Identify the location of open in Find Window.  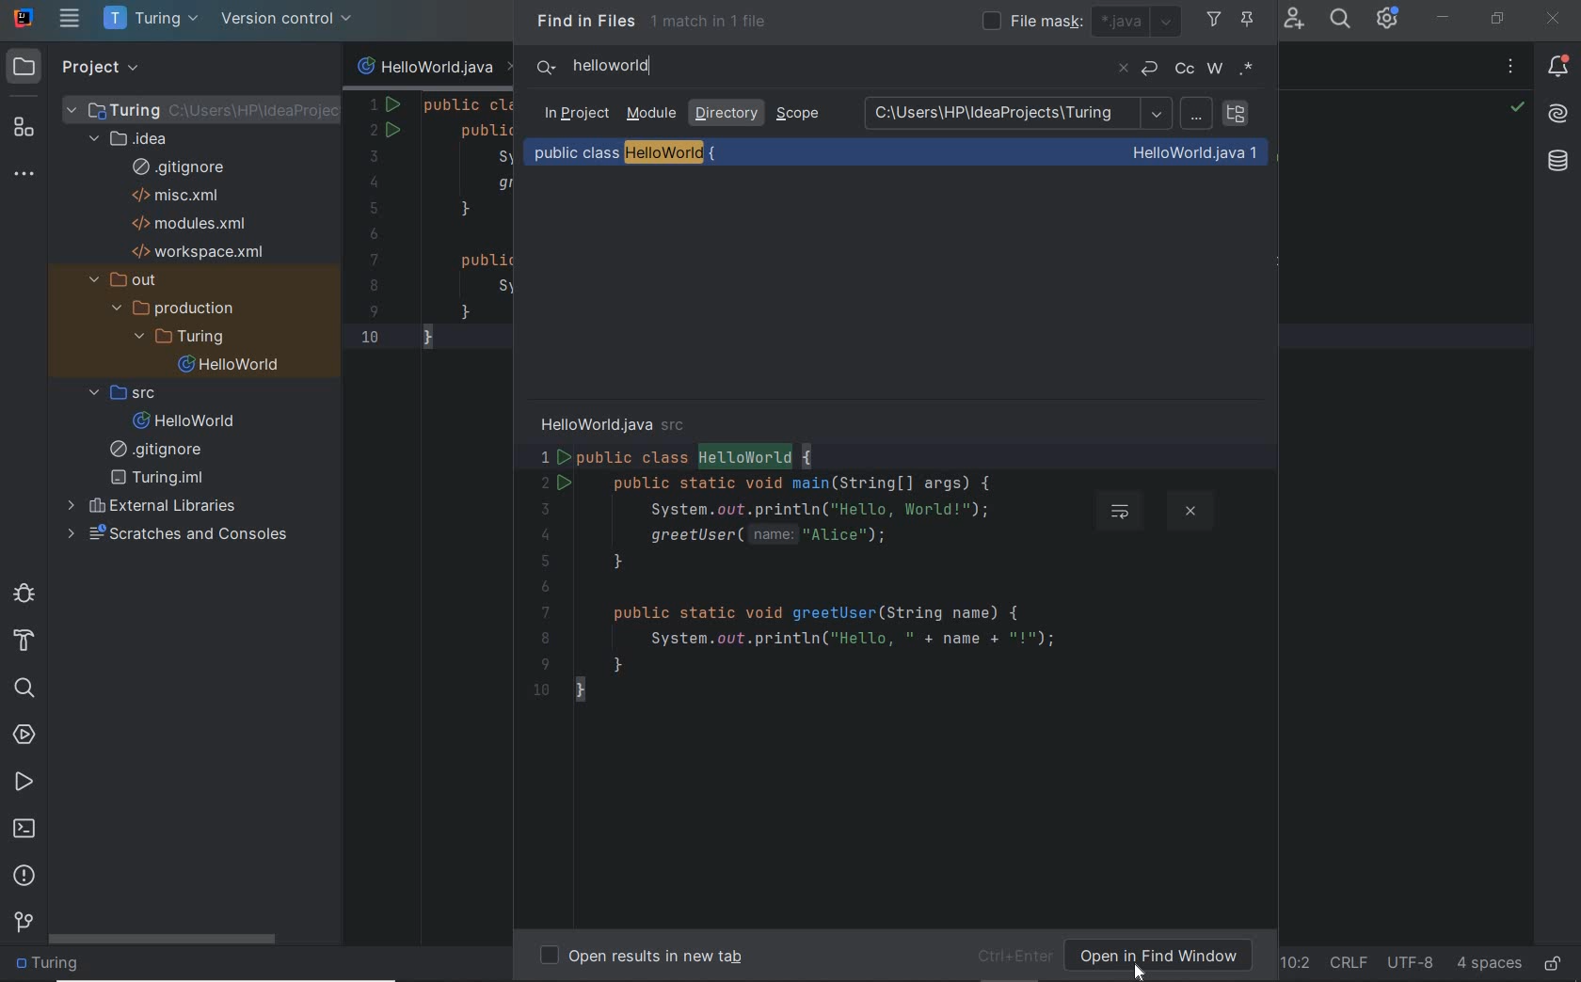
(1158, 946).